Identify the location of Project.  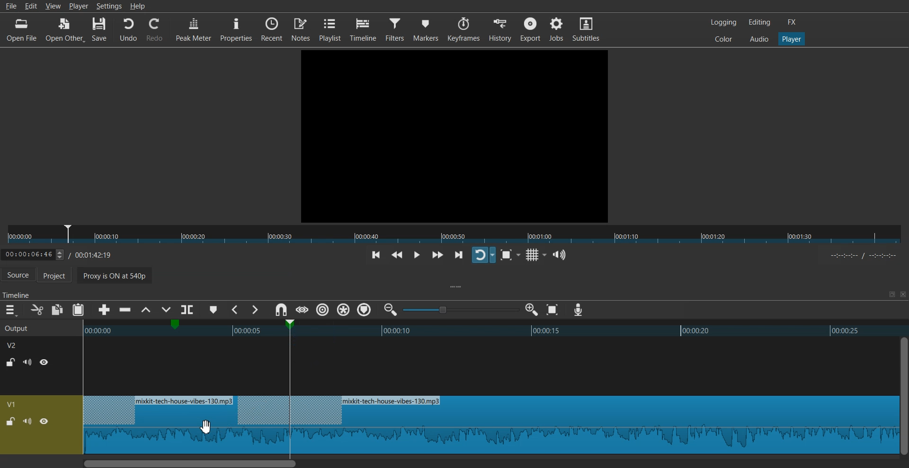
(59, 276).